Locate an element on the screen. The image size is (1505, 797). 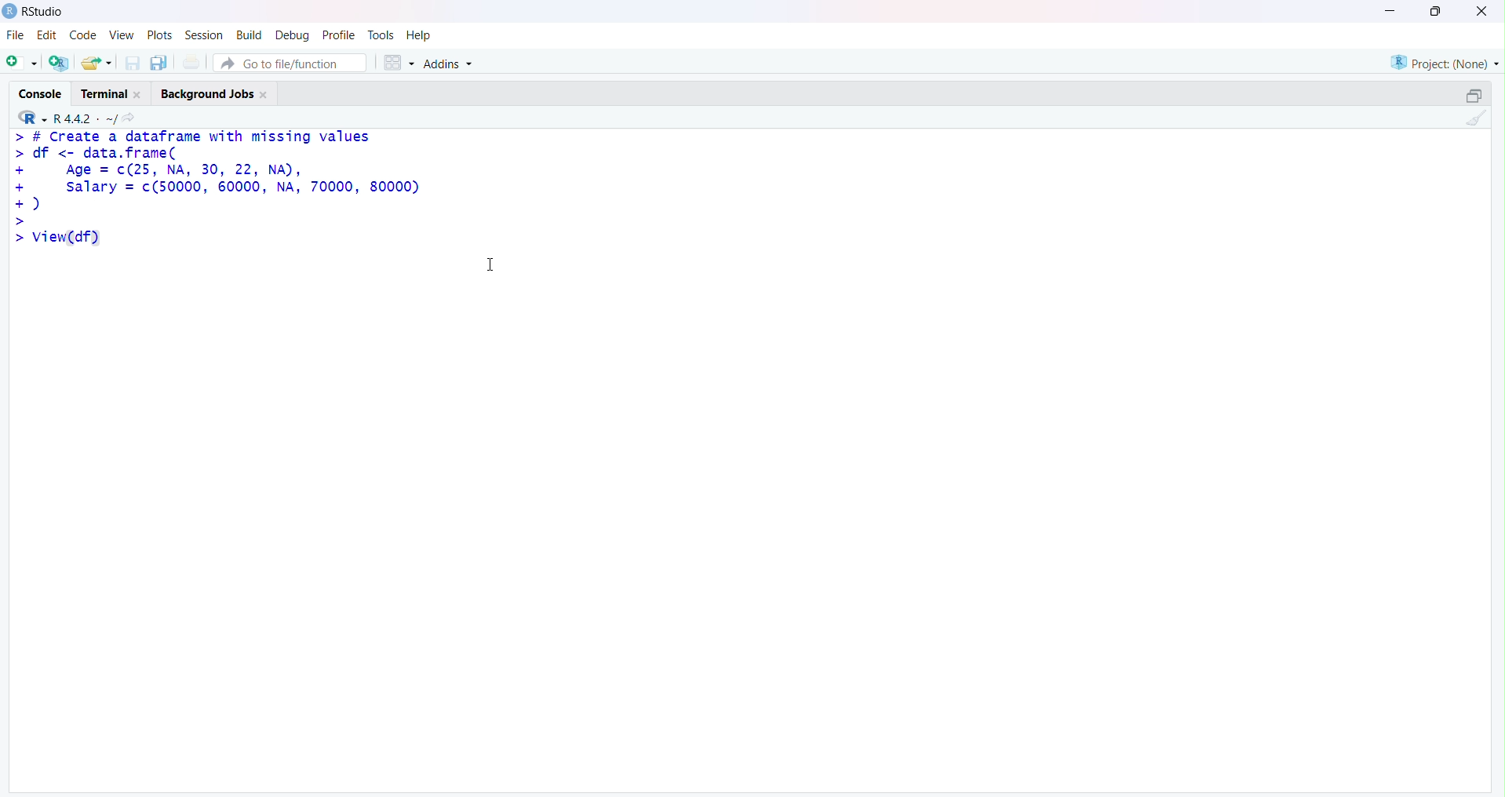
Clsoe is located at coordinates (1482, 12).